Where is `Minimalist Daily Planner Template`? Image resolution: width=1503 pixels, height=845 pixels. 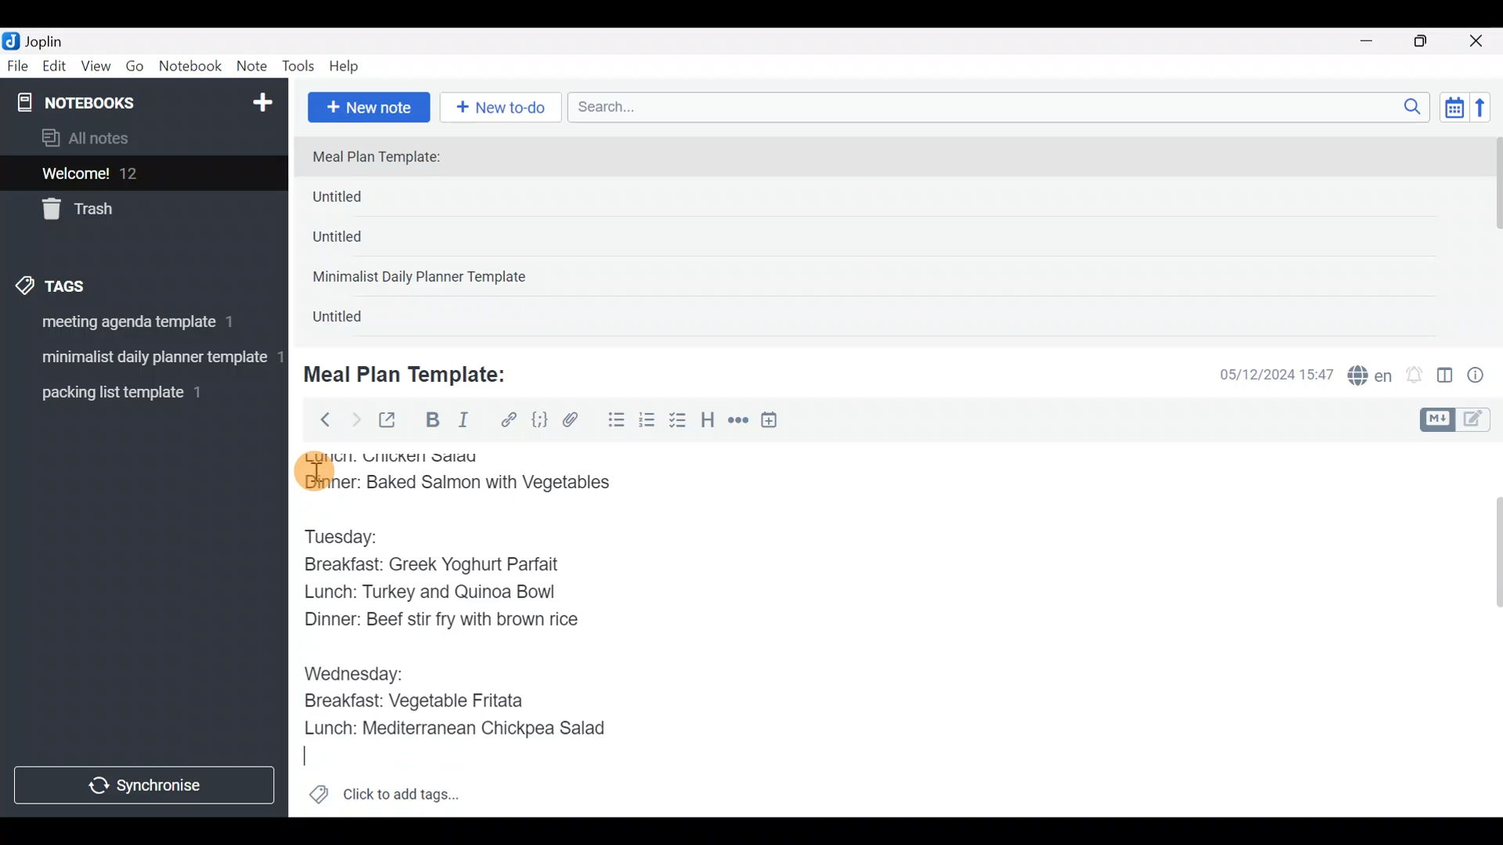 Minimalist Daily Planner Template is located at coordinates (424, 279).